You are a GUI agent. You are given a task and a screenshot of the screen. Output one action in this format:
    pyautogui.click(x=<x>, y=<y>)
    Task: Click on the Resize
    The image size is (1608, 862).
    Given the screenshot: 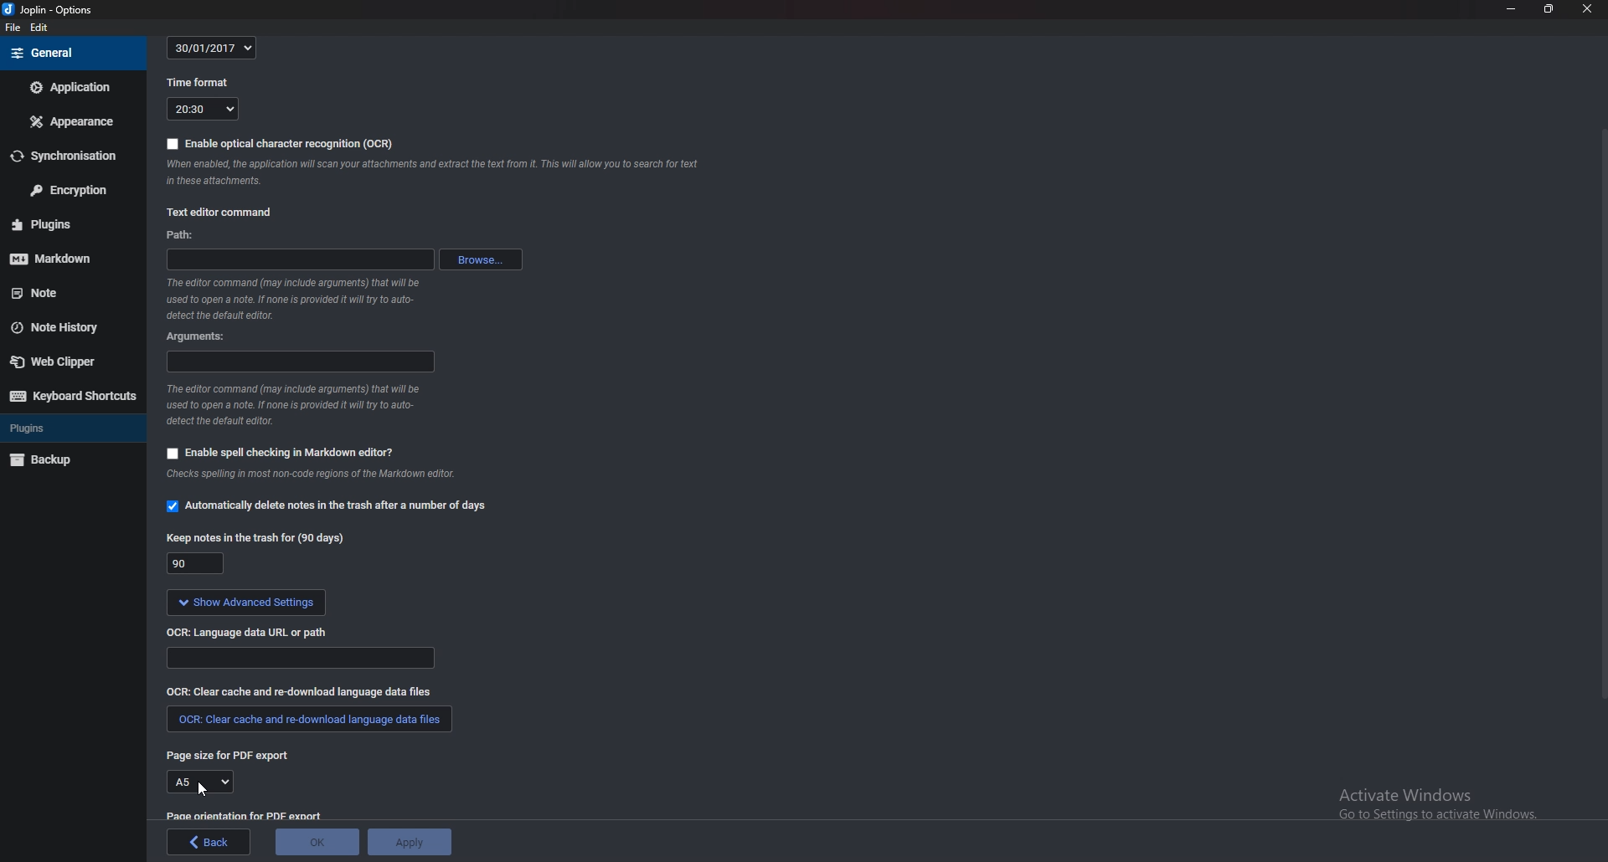 What is the action you would take?
    pyautogui.click(x=1549, y=10)
    